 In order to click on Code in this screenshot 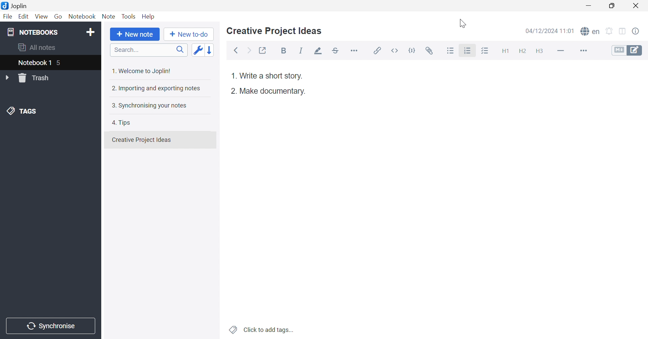, I will do `click(413, 50)`.